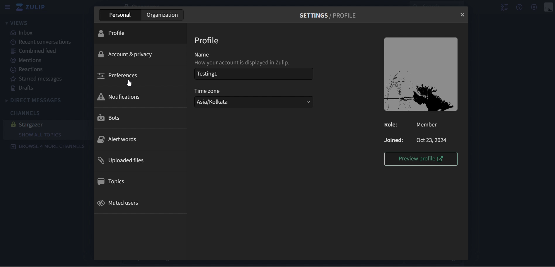  I want to click on personal menu, so click(548, 7).